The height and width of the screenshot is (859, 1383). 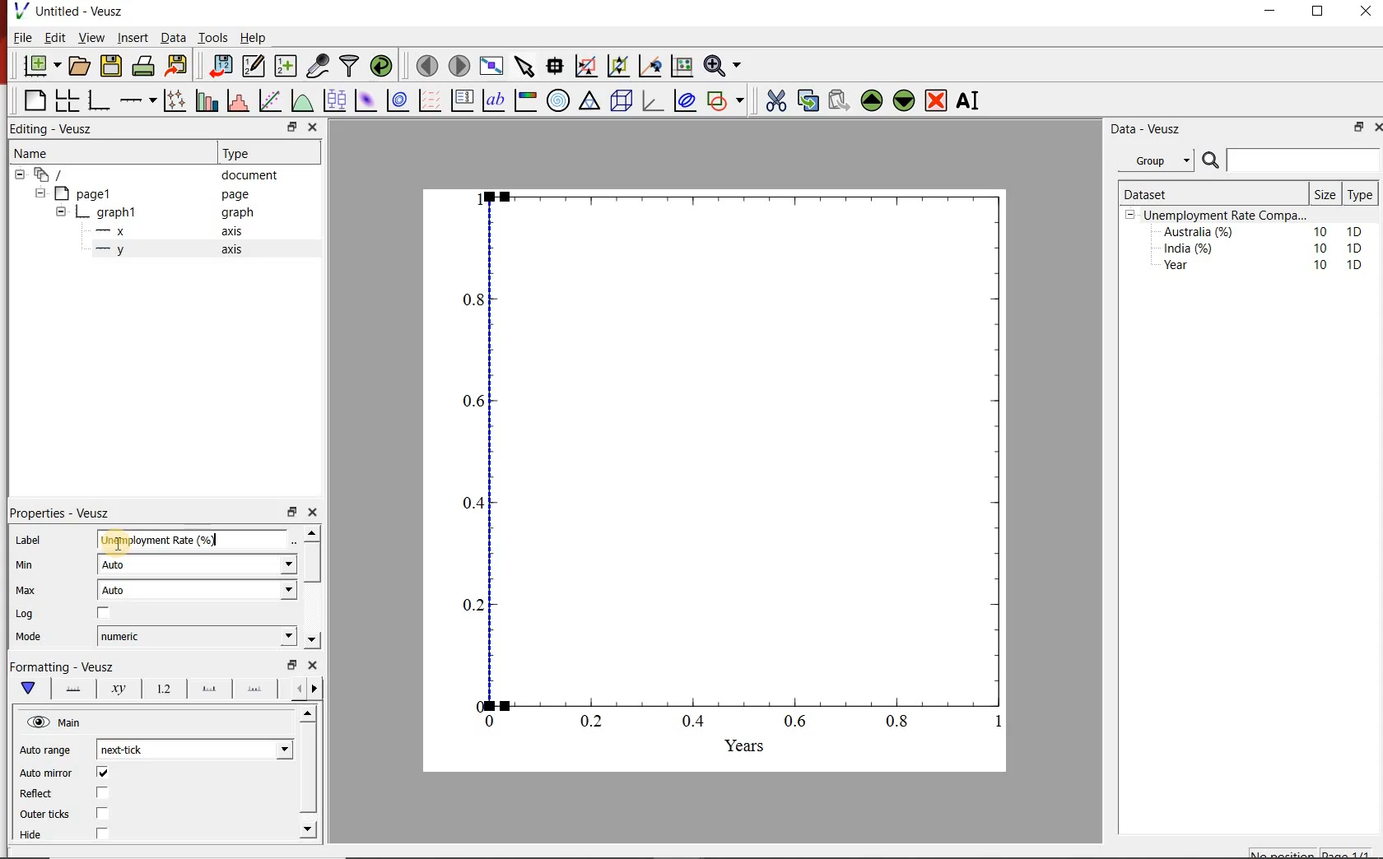 I want to click on Type, so click(x=1359, y=195).